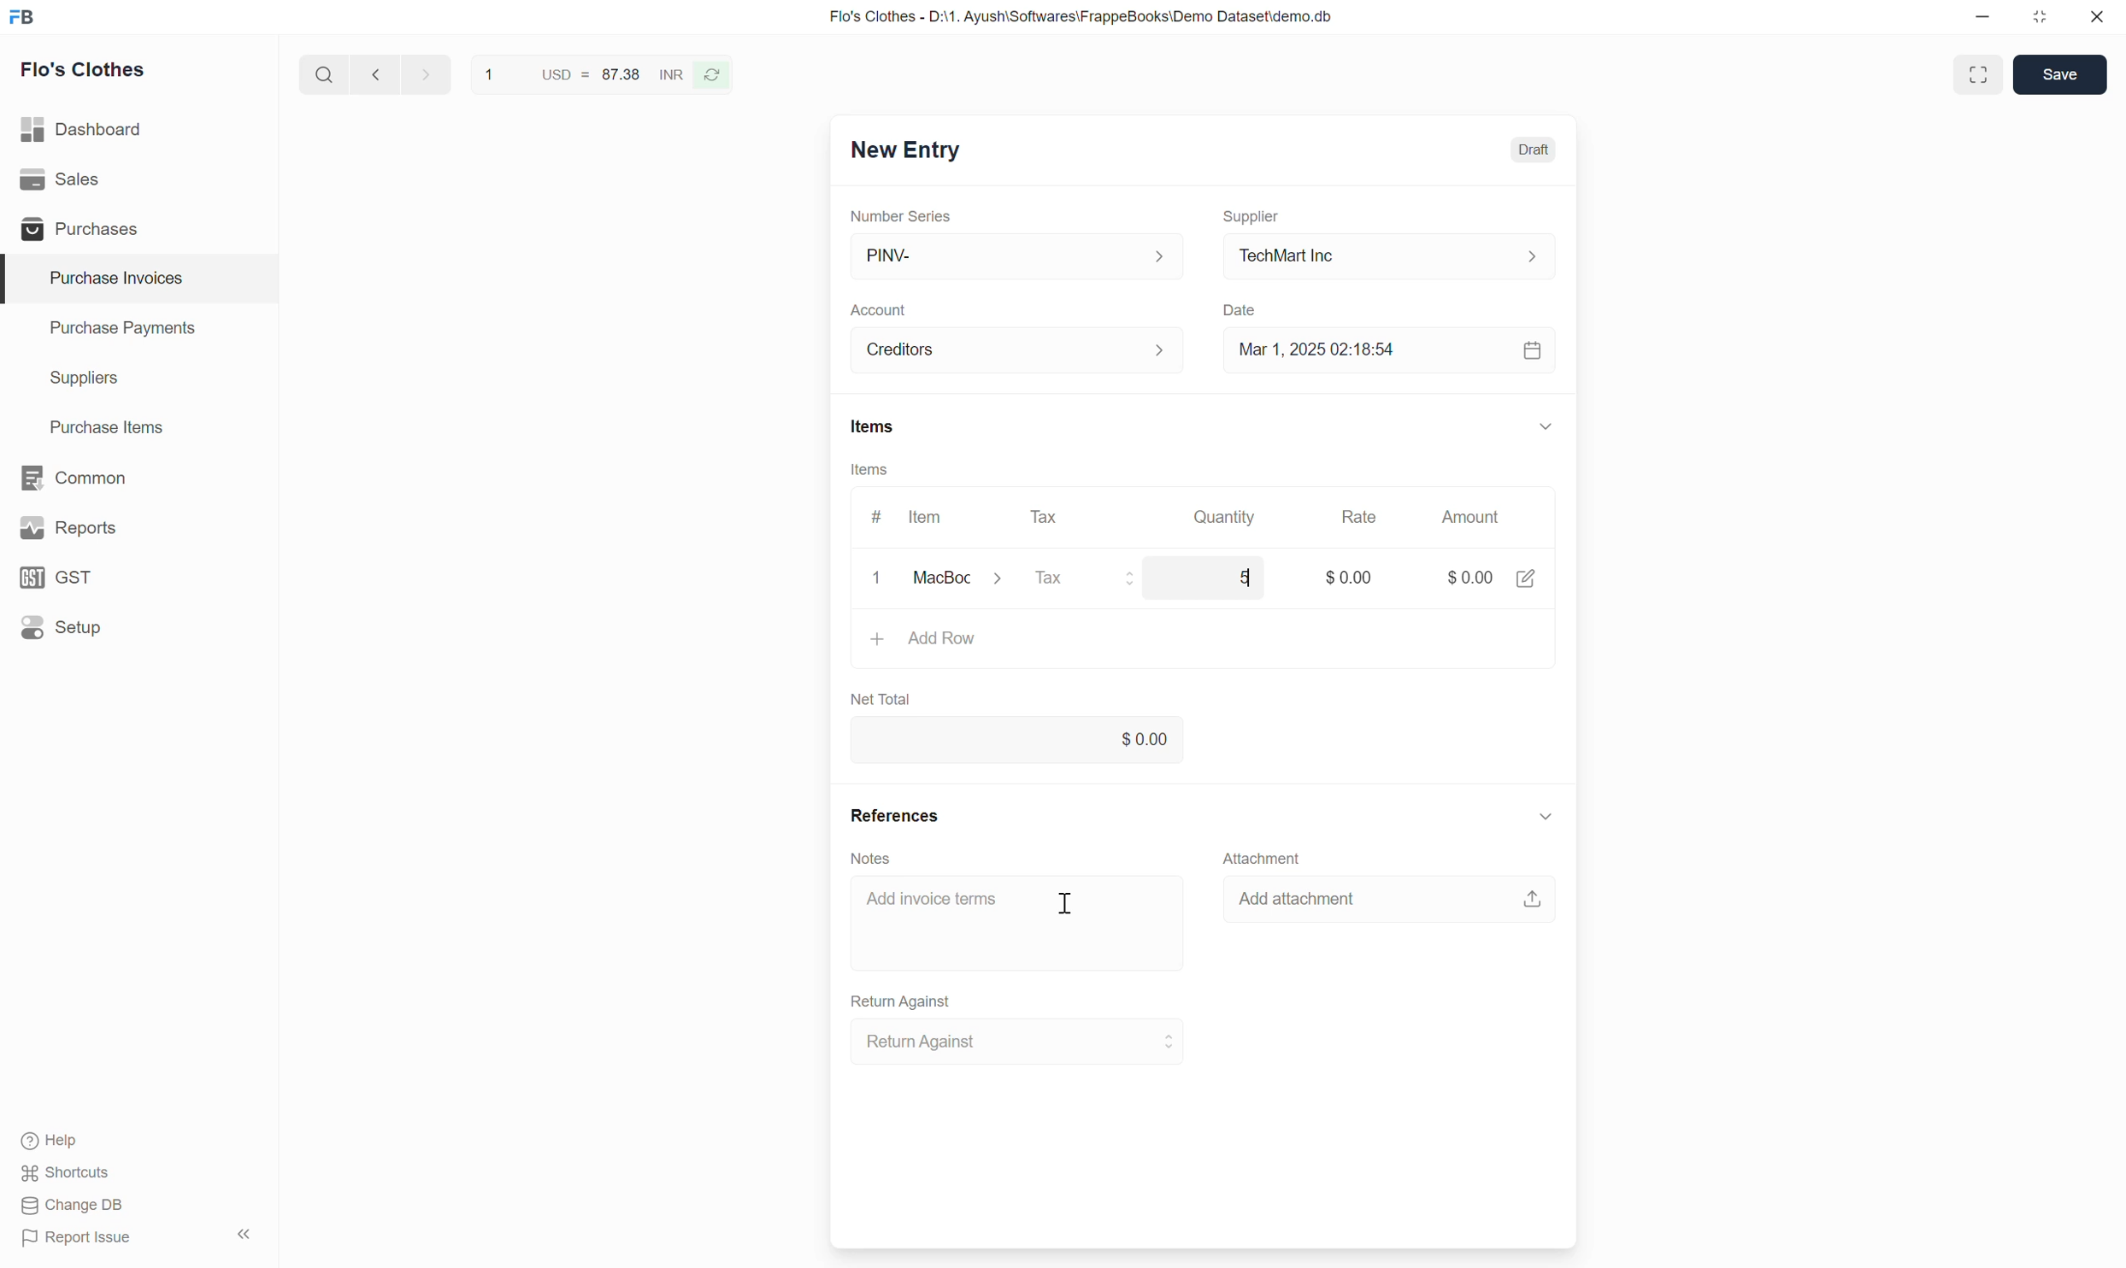  What do you see at coordinates (1049, 517) in the screenshot?
I see `Tax` at bounding box center [1049, 517].